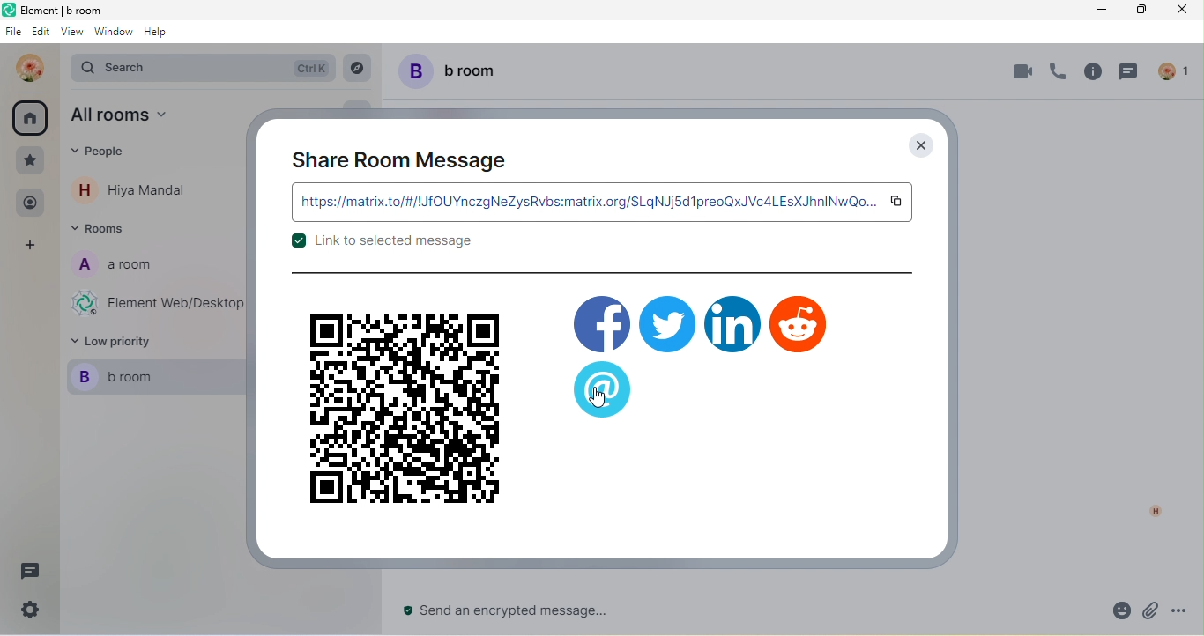  Describe the element at coordinates (126, 269) in the screenshot. I see `a room` at that location.